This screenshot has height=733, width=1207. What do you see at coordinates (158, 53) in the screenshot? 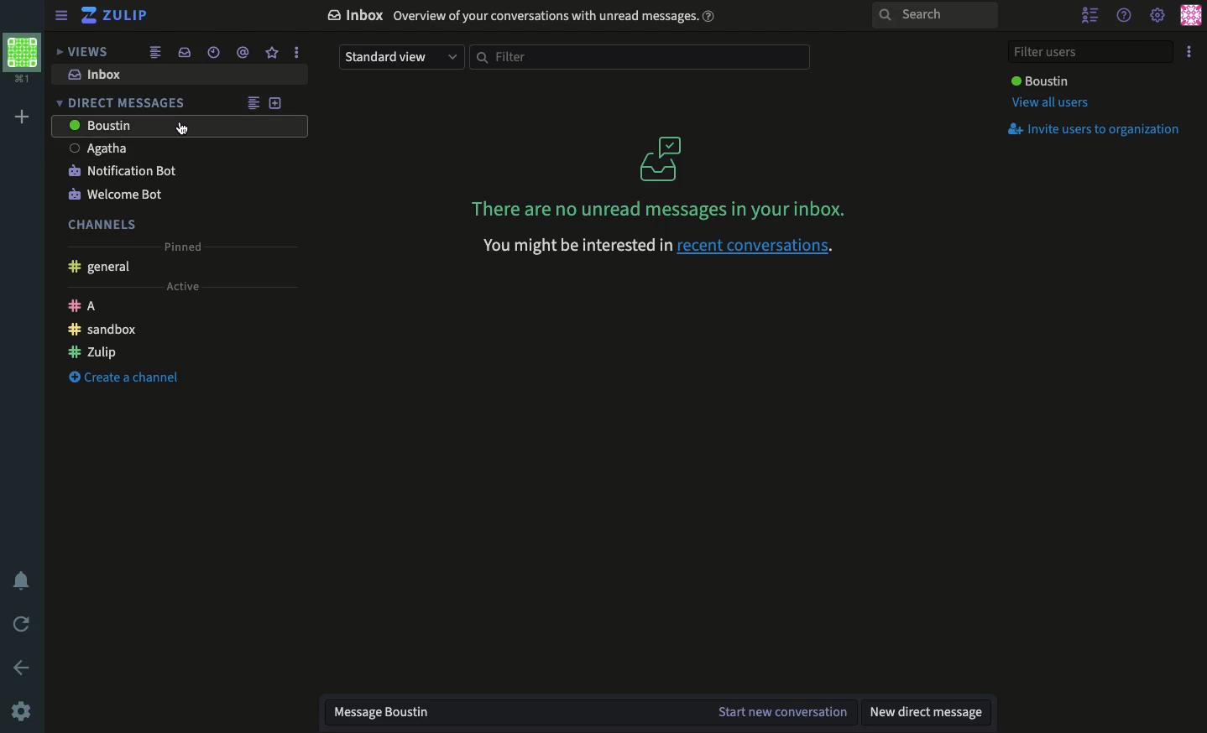
I see `Feed` at bounding box center [158, 53].